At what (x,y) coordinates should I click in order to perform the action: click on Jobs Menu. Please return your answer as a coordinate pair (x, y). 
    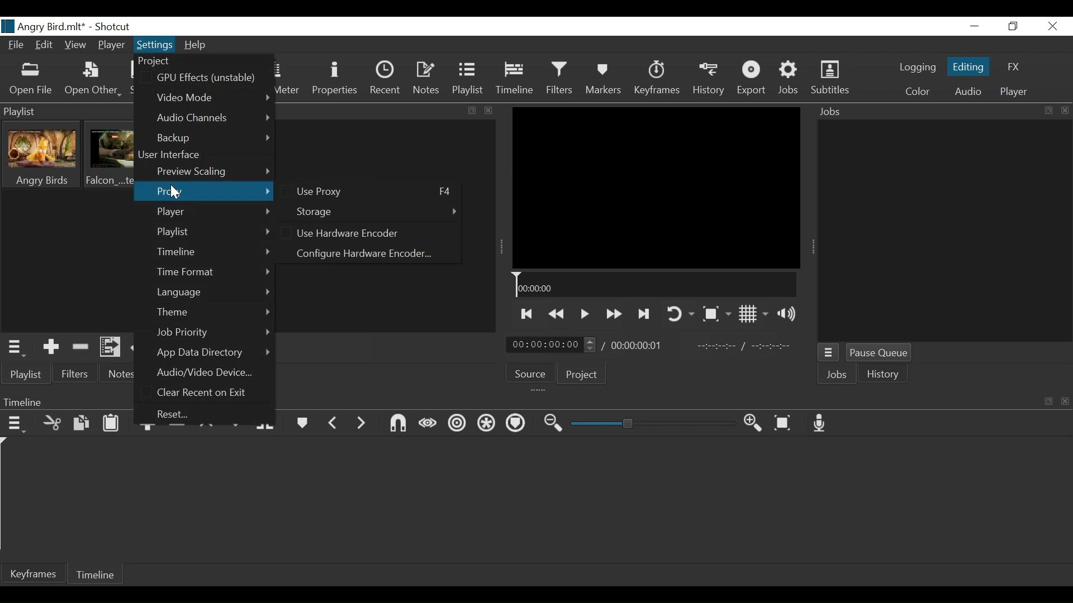
    Looking at the image, I should click on (828, 353).